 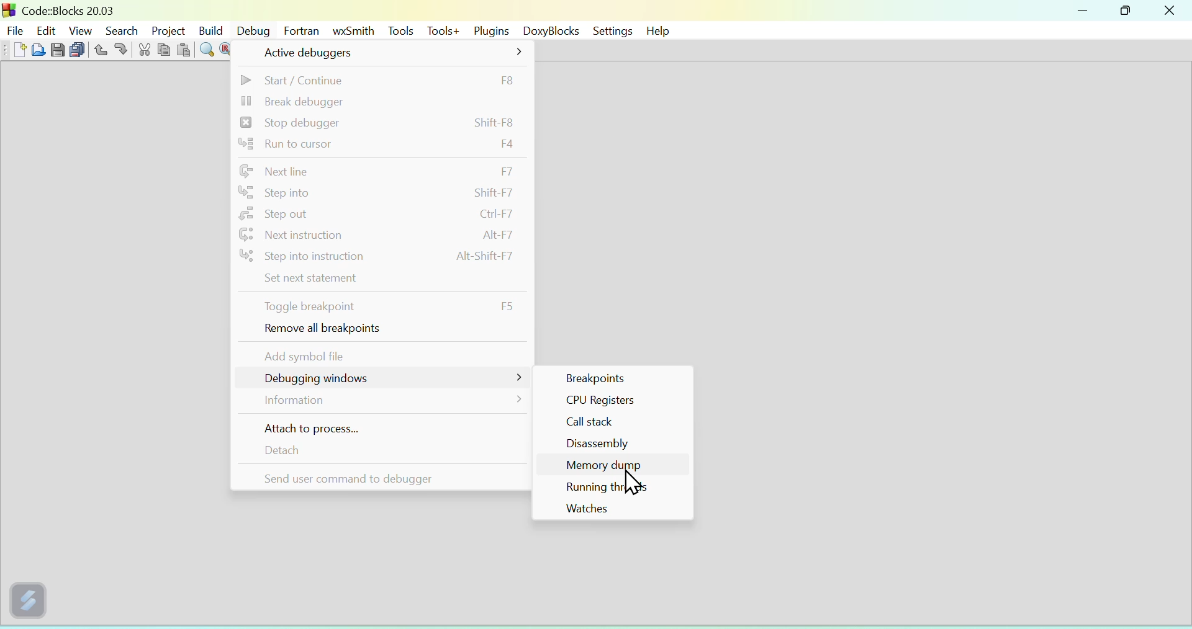 I want to click on run to cursor, so click(x=381, y=145).